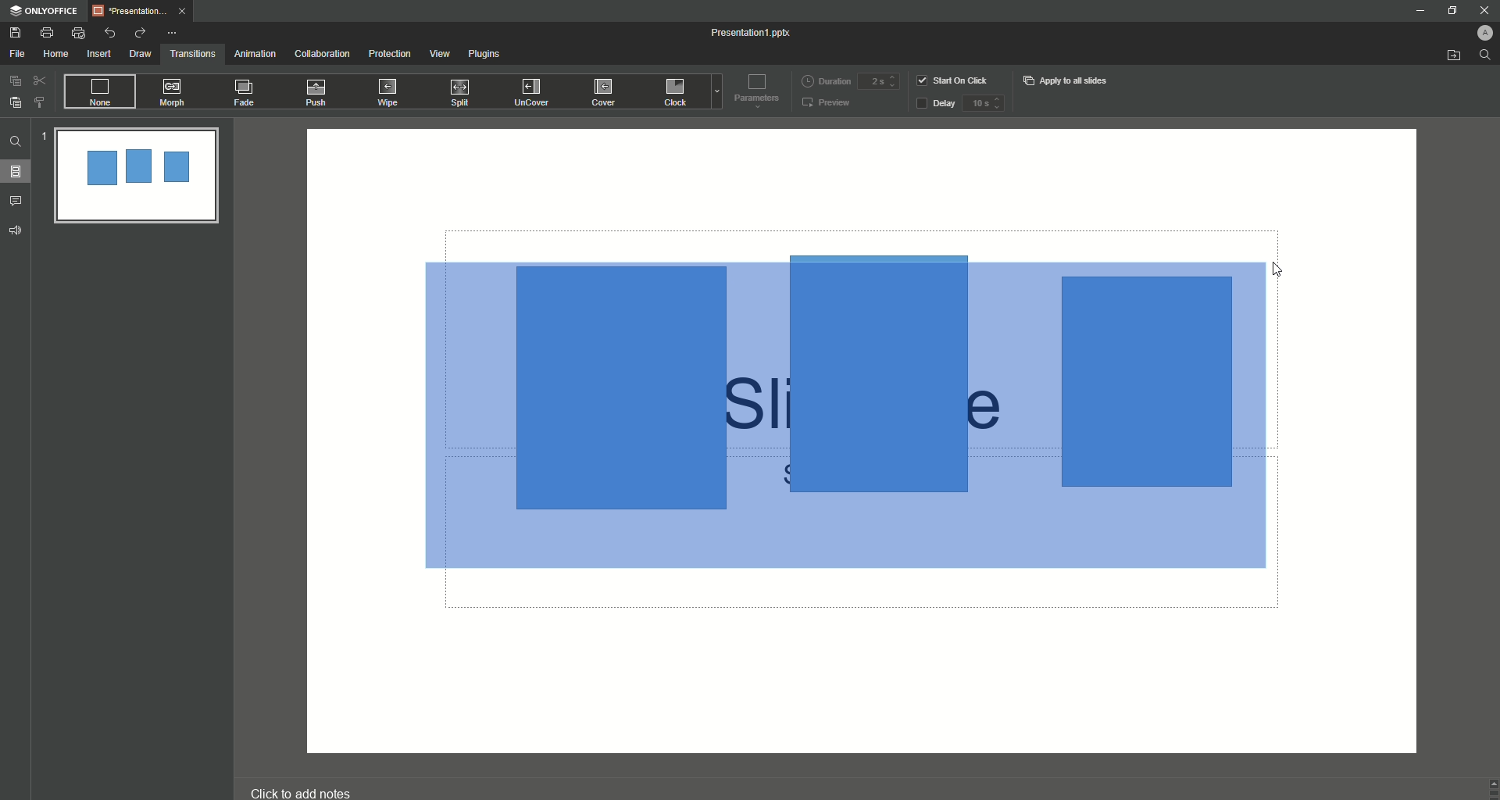 The width and height of the screenshot is (1500, 800). What do you see at coordinates (144, 11) in the screenshot?
I see `Tab 1` at bounding box center [144, 11].